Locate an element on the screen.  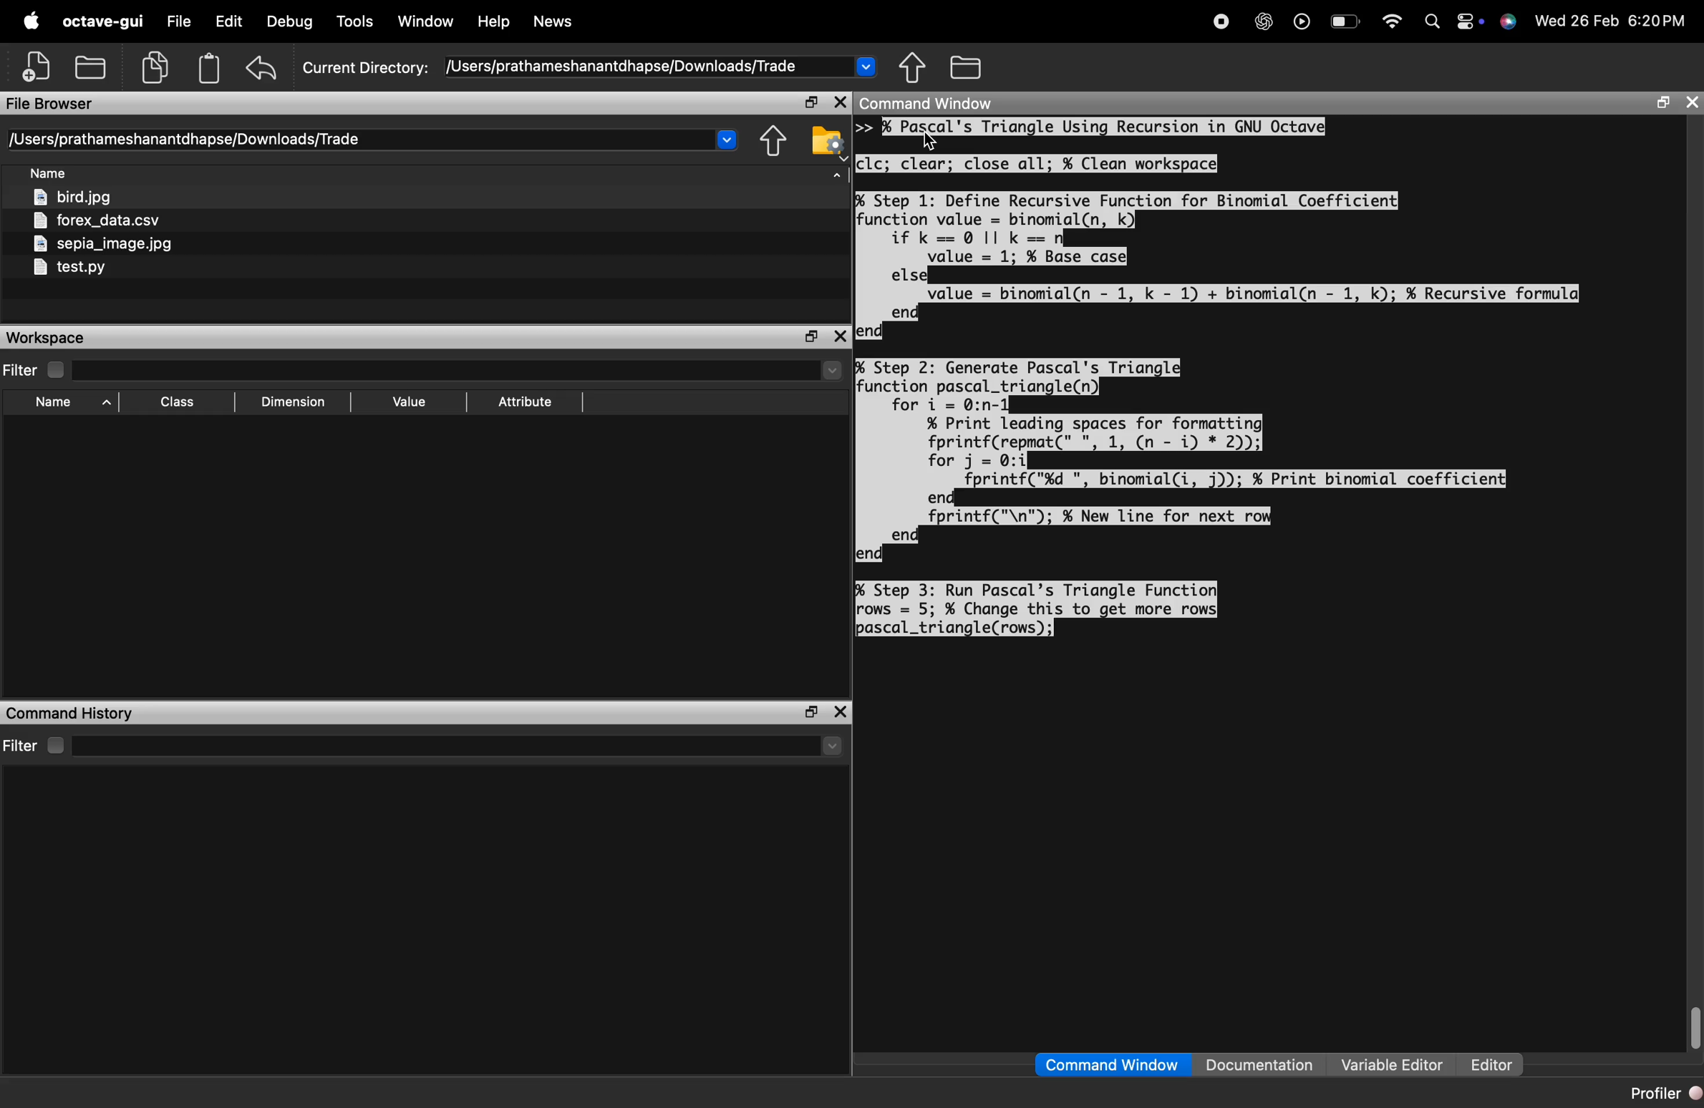
Debug is located at coordinates (290, 21).